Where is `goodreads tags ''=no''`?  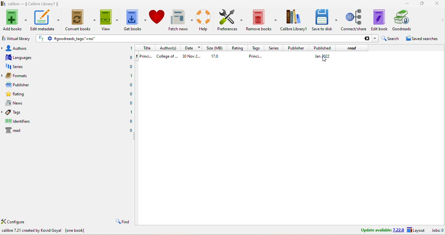 goodreads tags ''=no'' is located at coordinates (212, 38).